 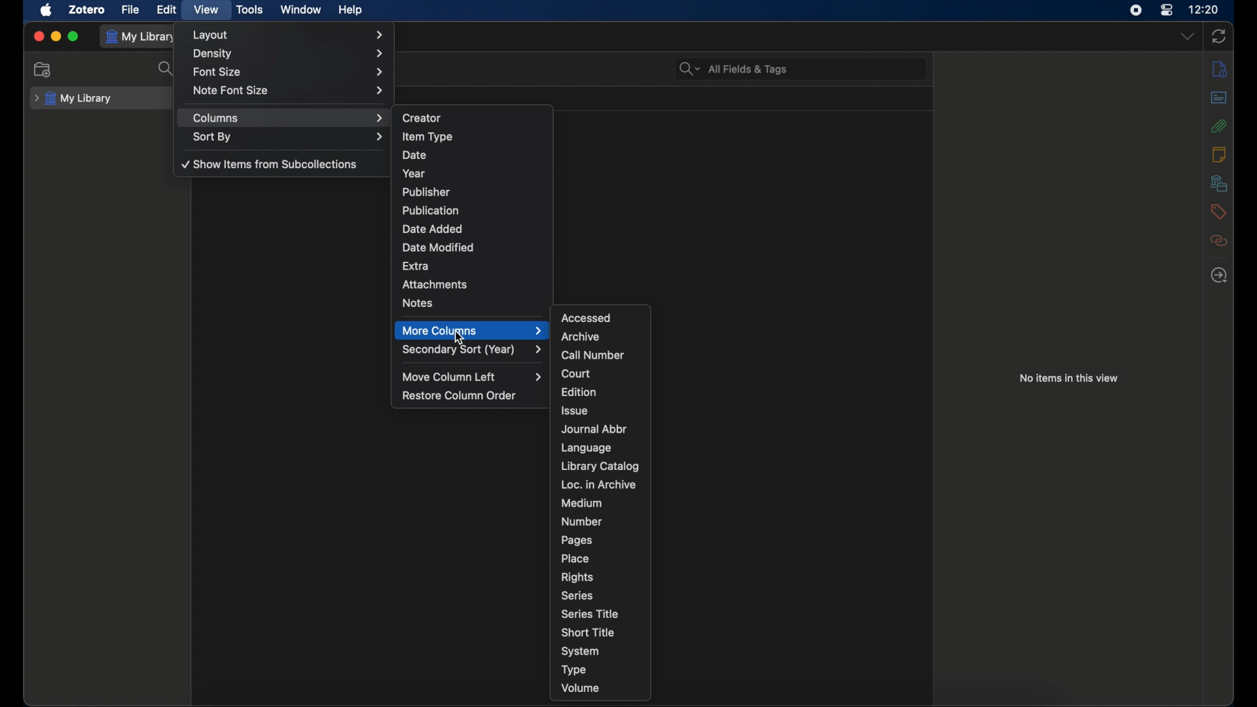 What do you see at coordinates (460, 395) in the screenshot?
I see `restore column order` at bounding box center [460, 395].